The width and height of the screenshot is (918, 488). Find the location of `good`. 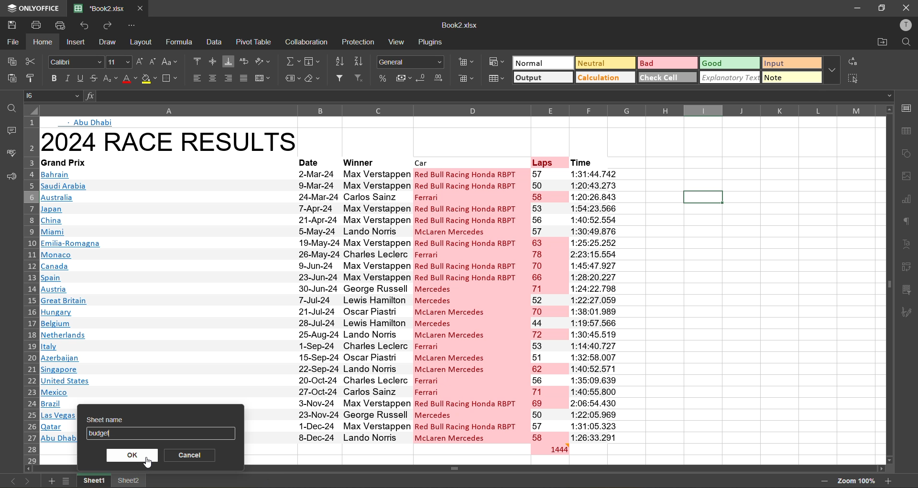

good is located at coordinates (729, 64).